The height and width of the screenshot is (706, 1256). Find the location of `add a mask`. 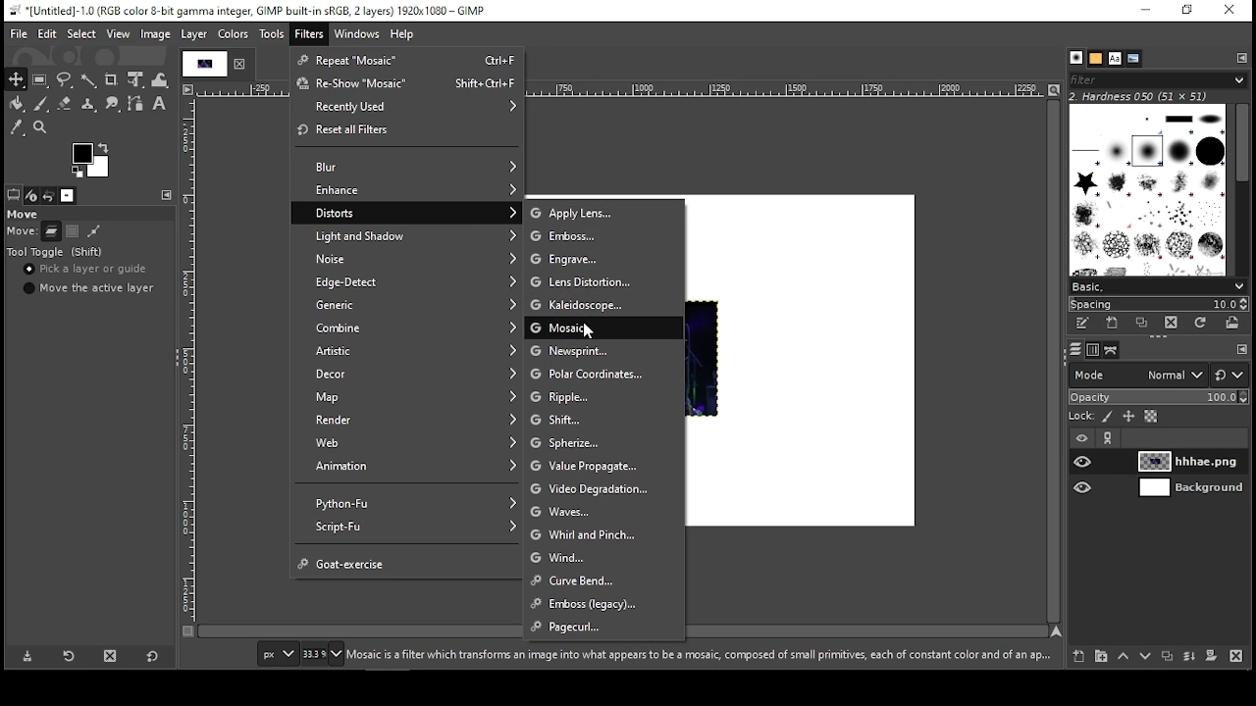

add a mask is located at coordinates (1213, 659).